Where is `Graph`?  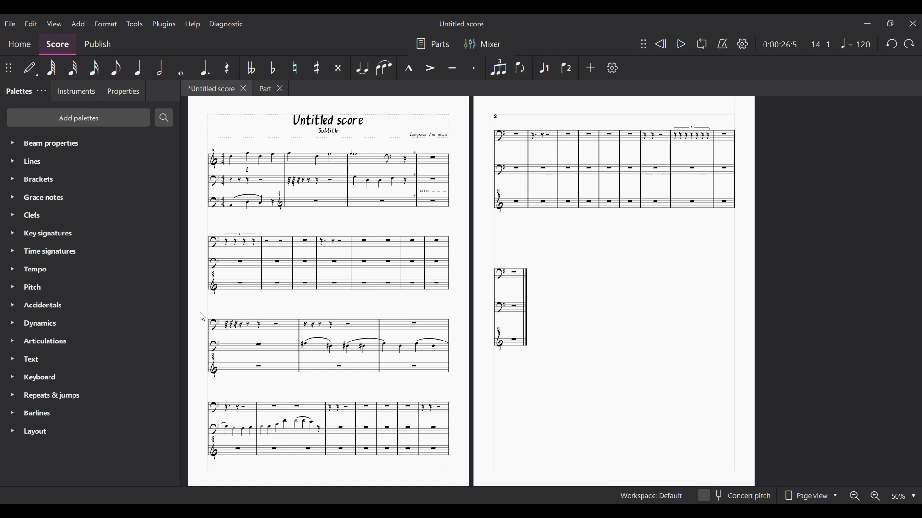 Graph is located at coordinates (327, 264).